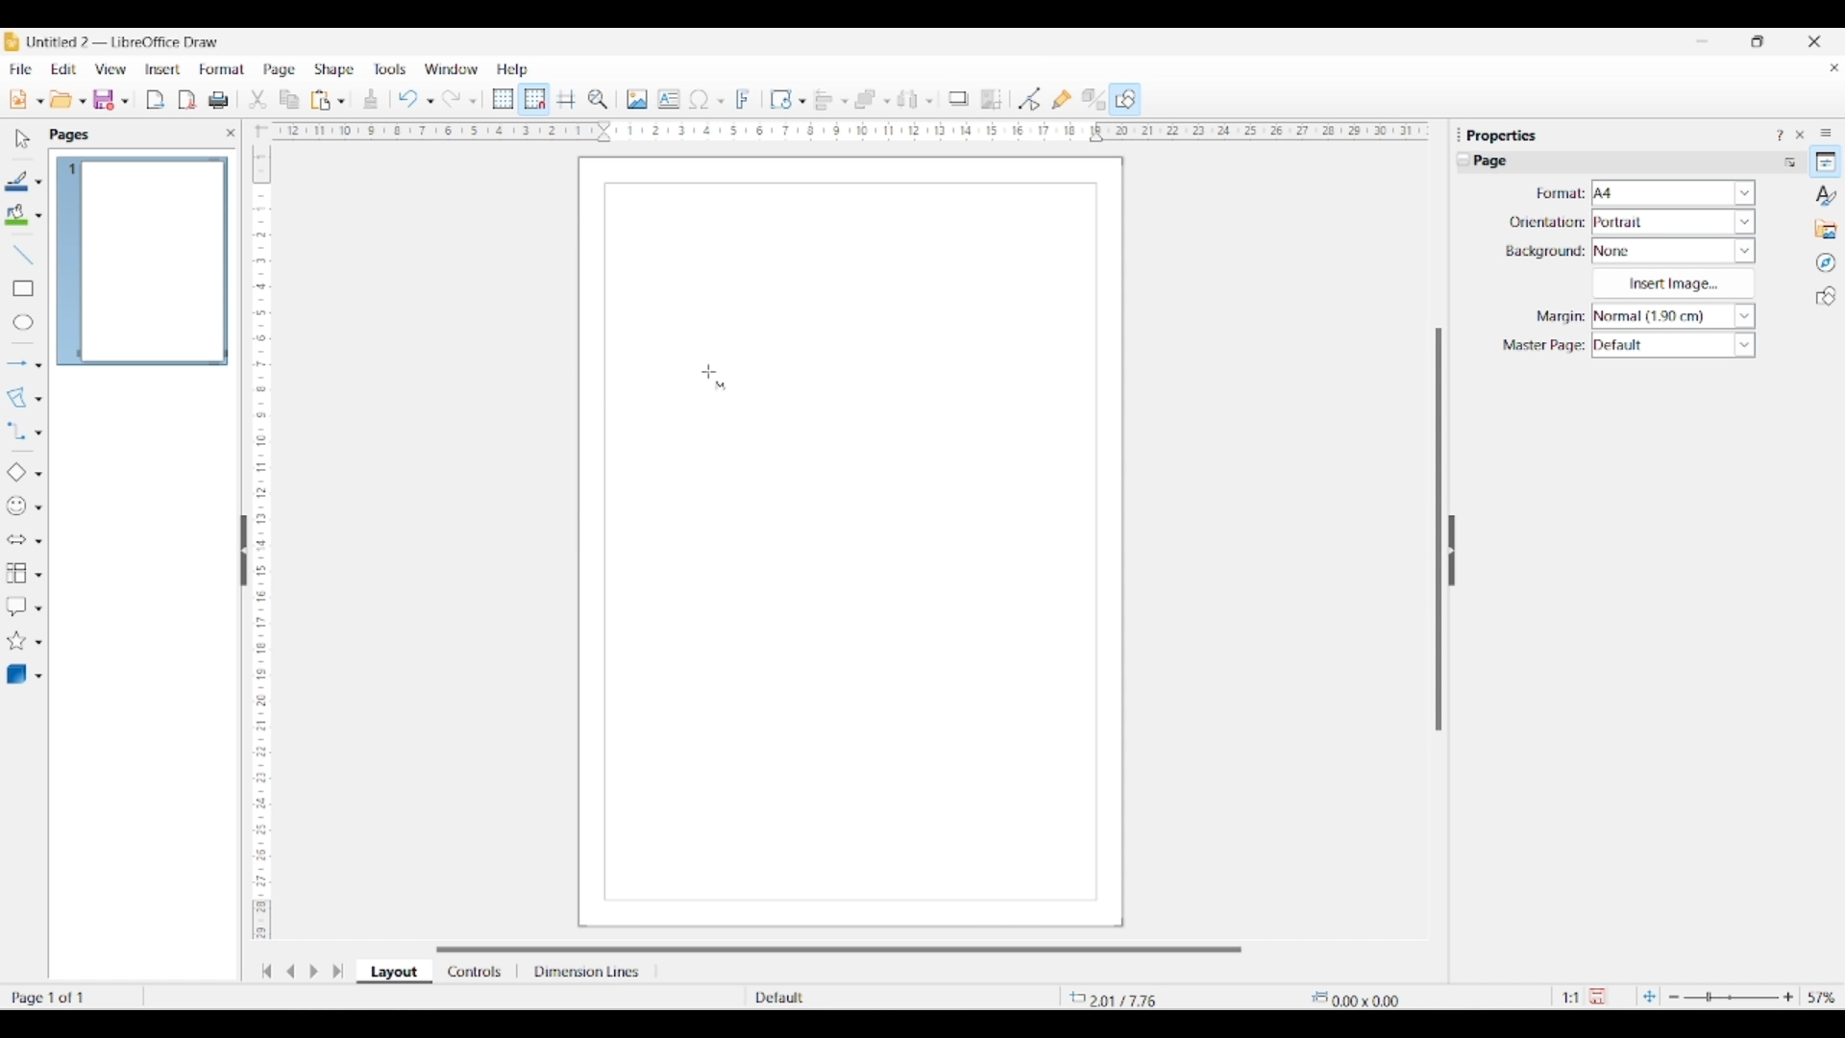 Image resolution: width=1845 pixels, height=1038 pixels. I want to click on Properties, so click(1826, 161).